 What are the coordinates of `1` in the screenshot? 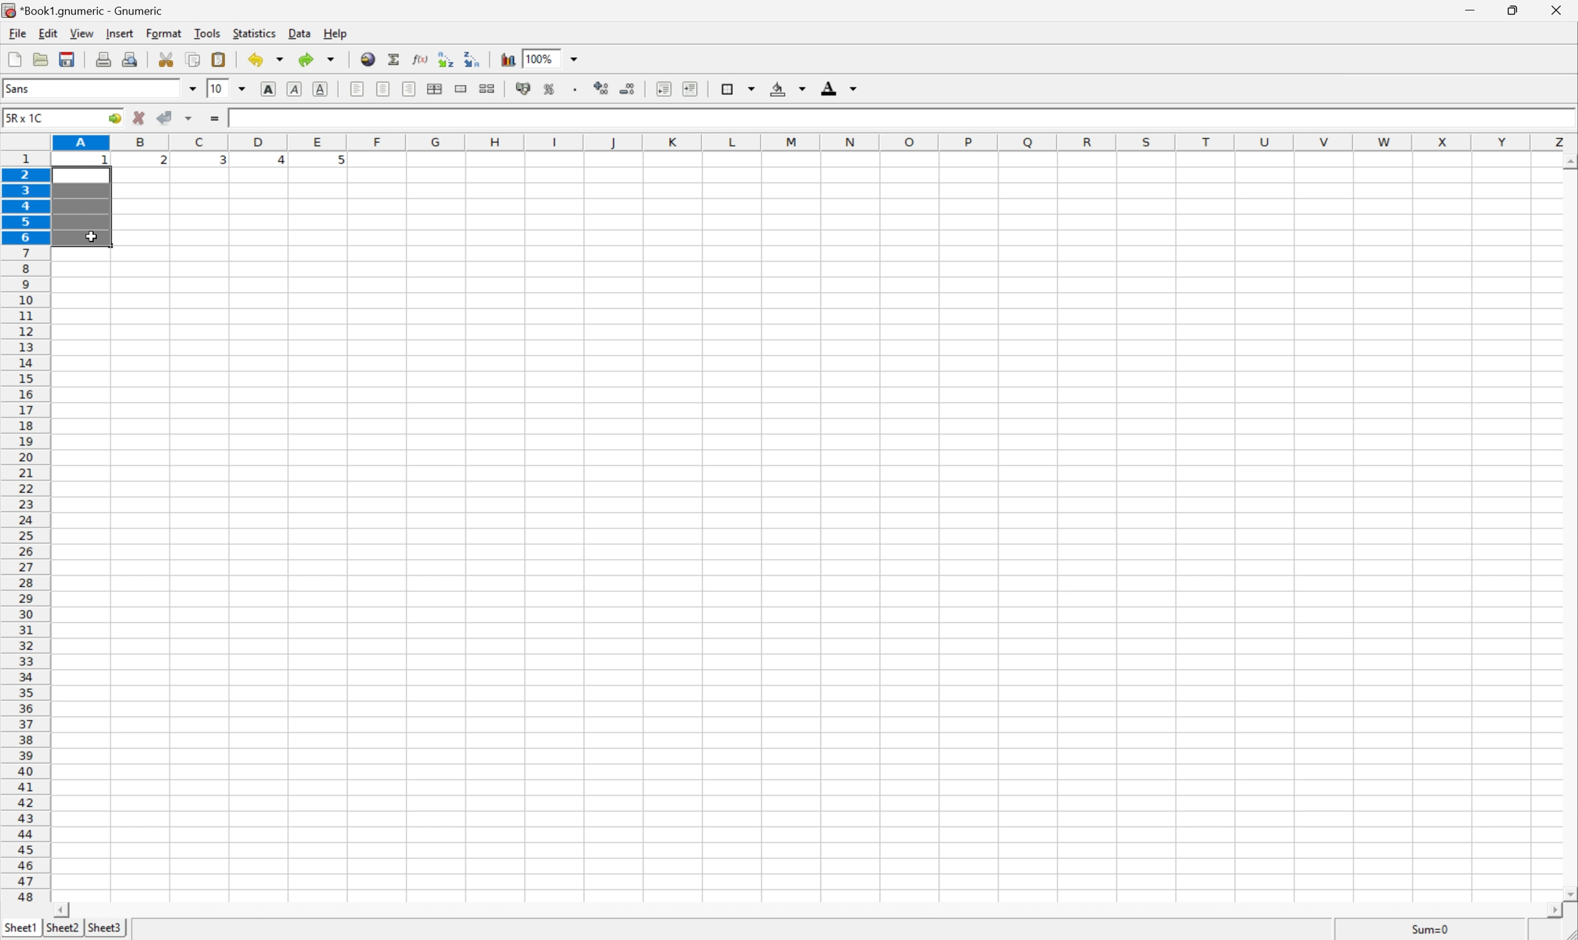 It's located at (106, 163).